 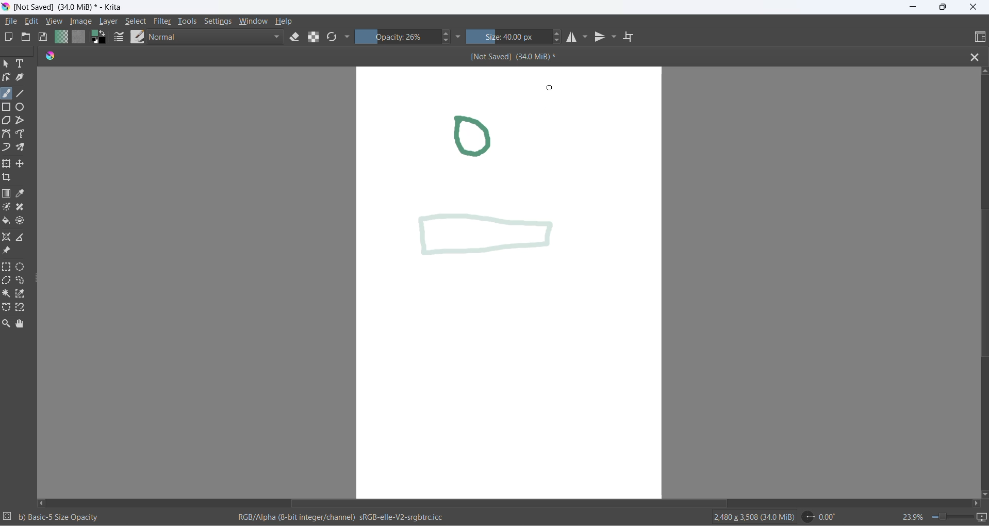 I want to click on increase opacity button, so click(x=447, y=32).